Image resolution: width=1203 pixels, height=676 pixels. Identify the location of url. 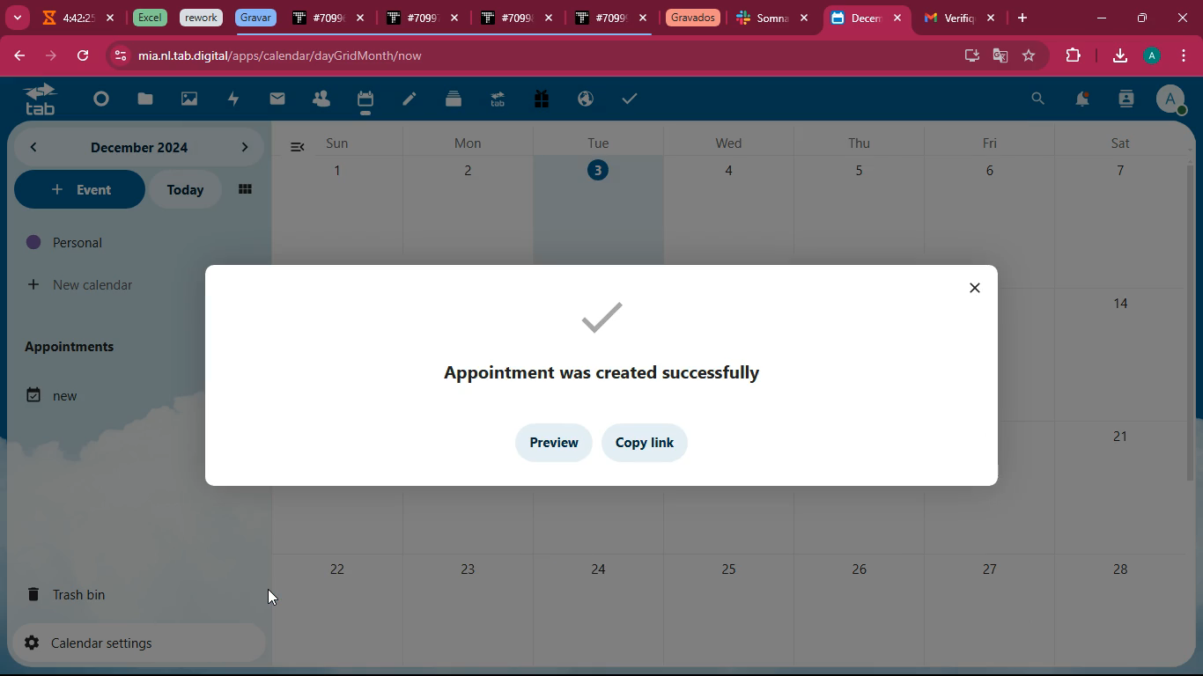
(280, 55).